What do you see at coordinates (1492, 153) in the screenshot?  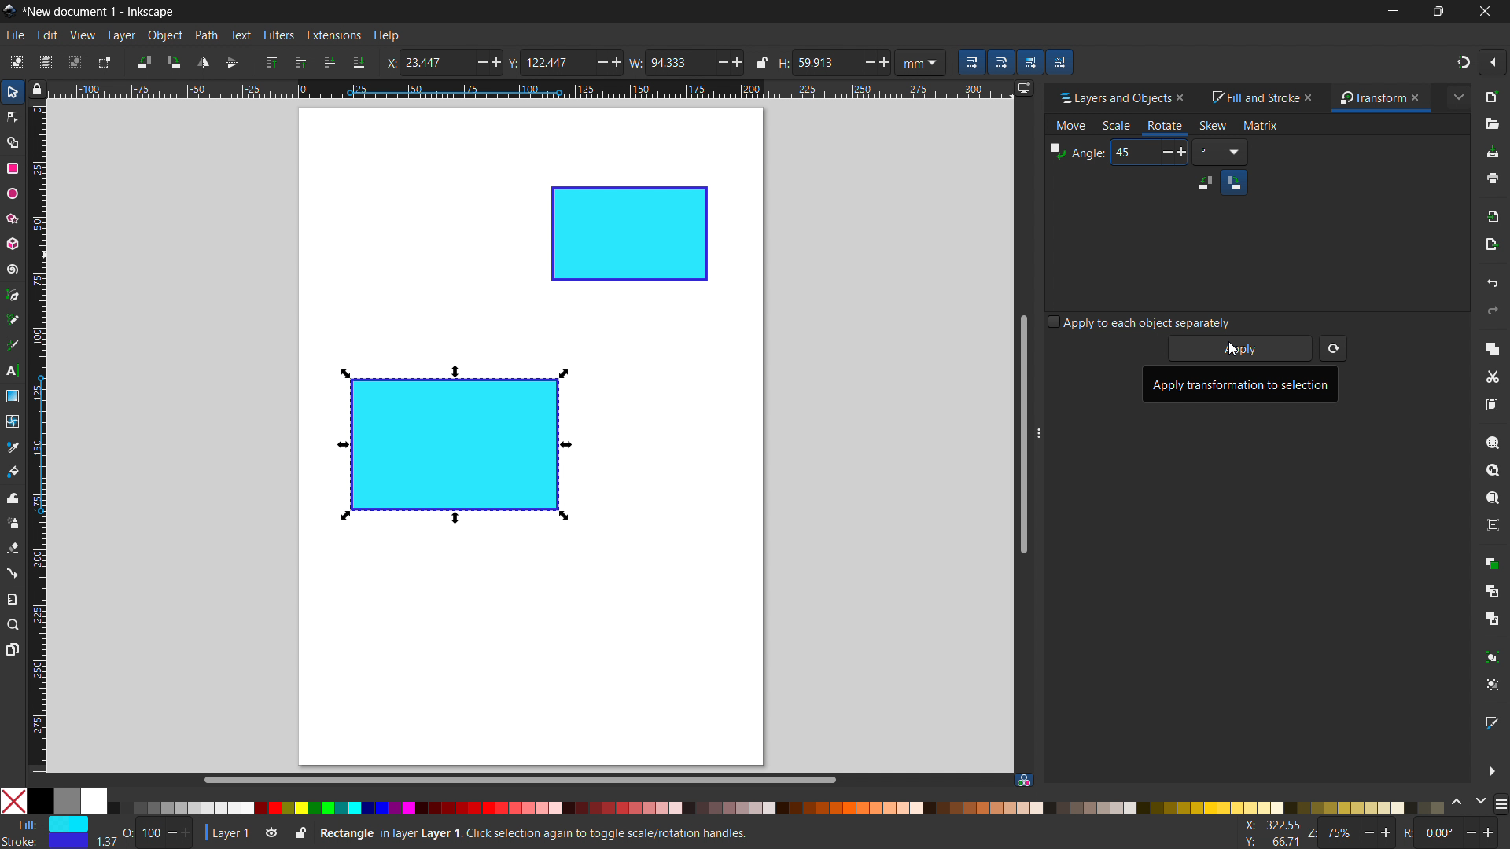 I see `save` at bounding box center [1492, 153].